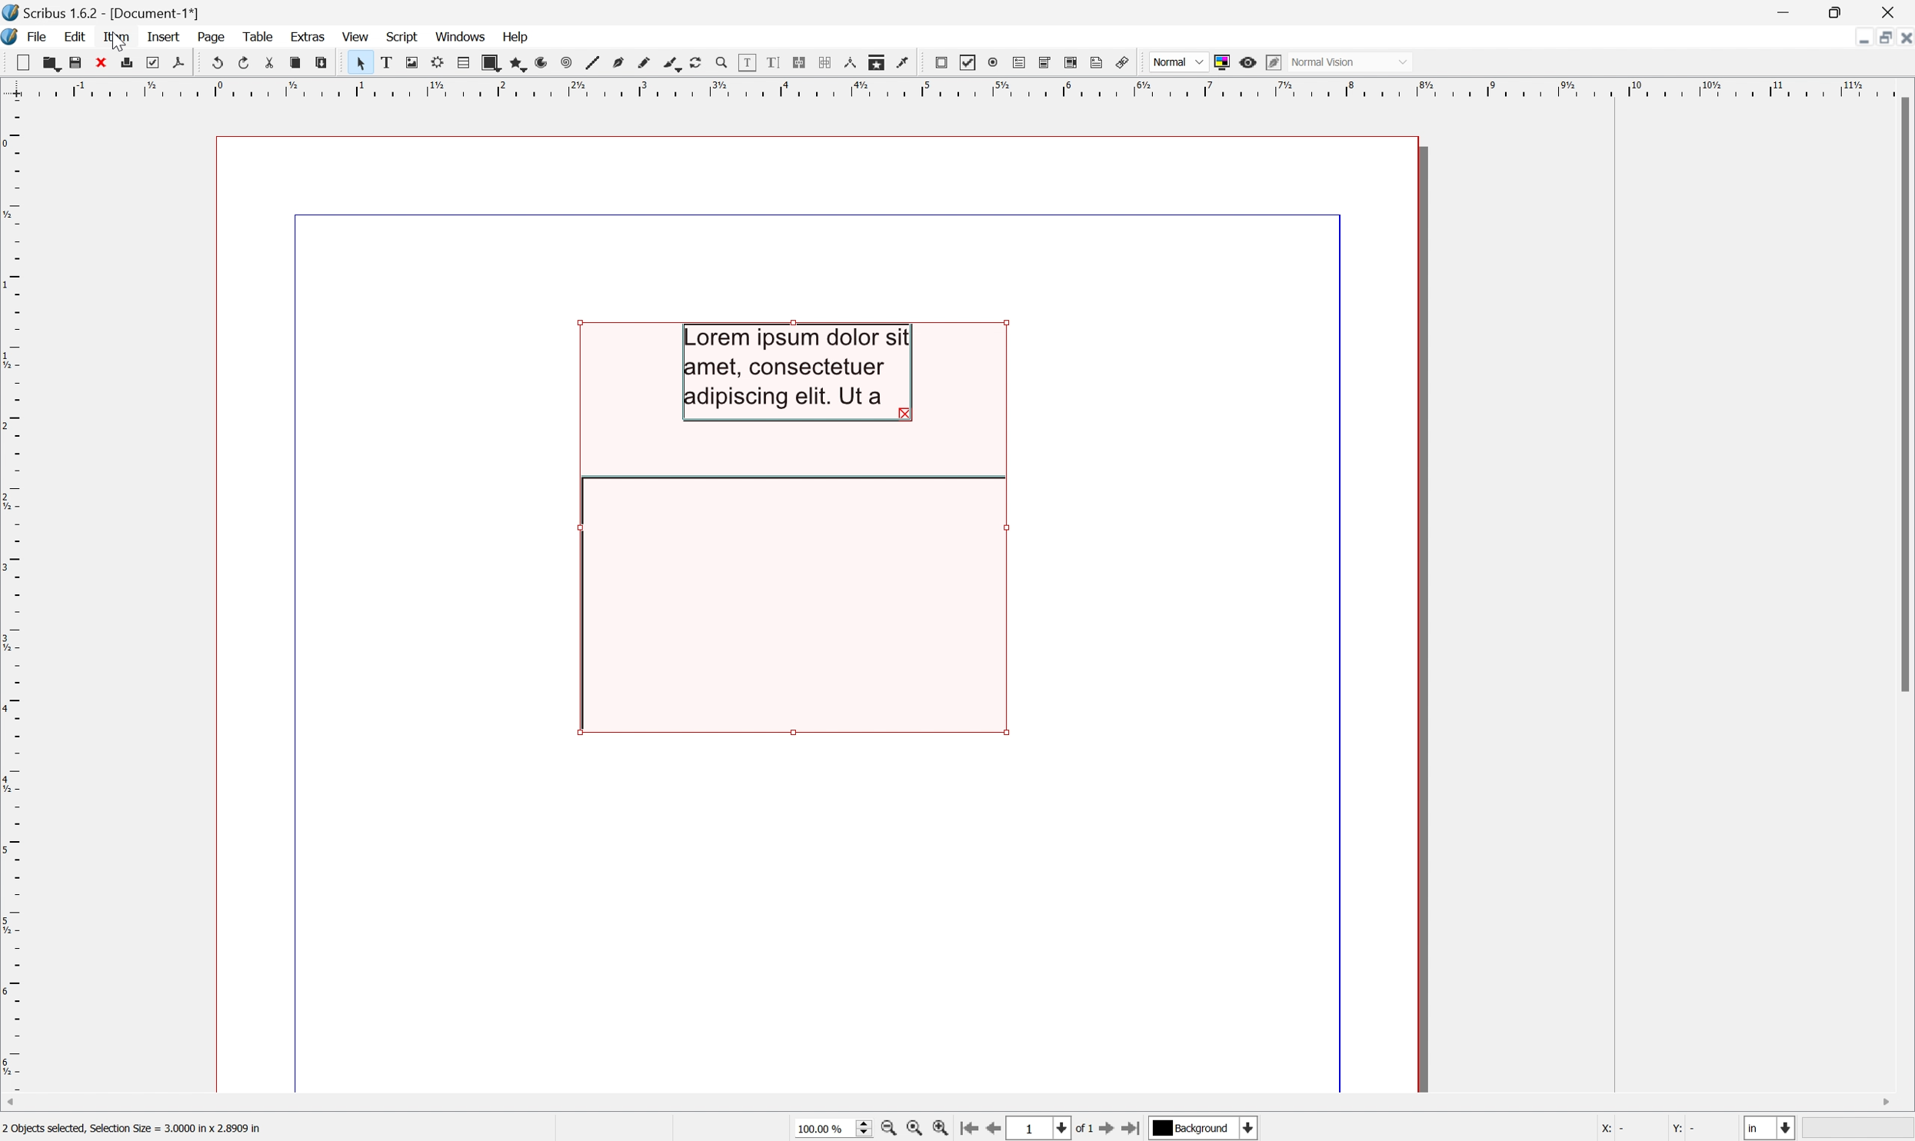 Image resolution: width=1915 pixels, height=1141 pixels. What do you see at coordinates (566, 62) in the screenshot?
I see `Spiral` at bounding box center [566, 62].